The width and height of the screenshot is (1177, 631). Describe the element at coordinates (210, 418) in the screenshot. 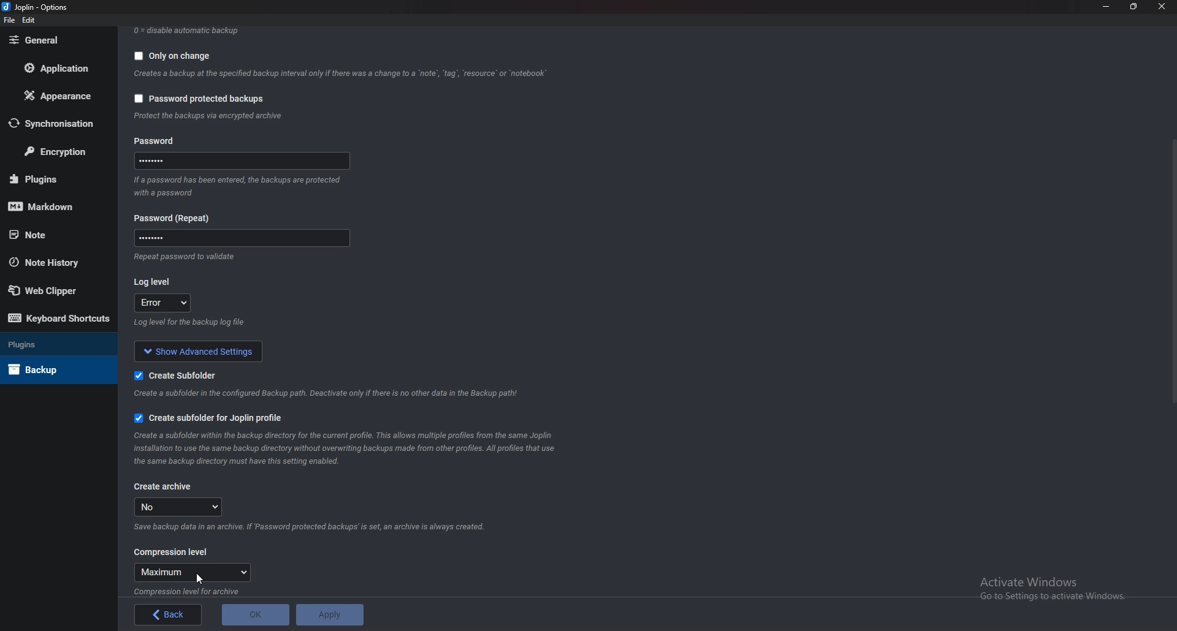

I see `Create sub folder for joplin profile` at that location.